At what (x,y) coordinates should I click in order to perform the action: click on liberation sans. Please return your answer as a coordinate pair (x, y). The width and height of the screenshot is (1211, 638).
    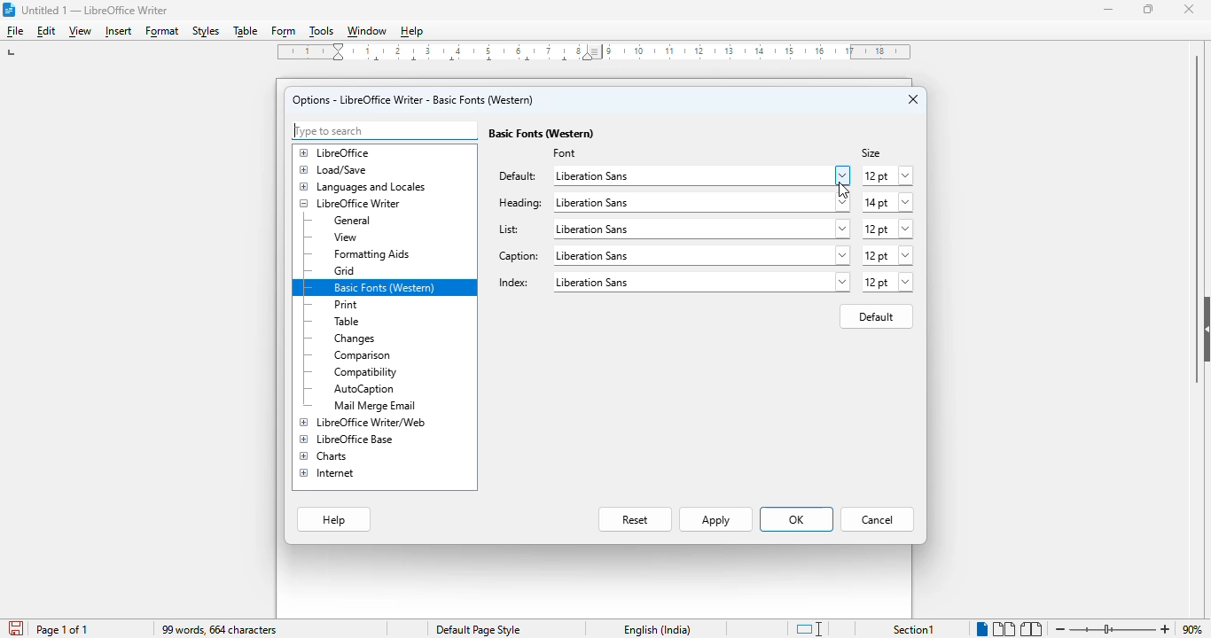
    Looking at the image, I should click on (671, 176).